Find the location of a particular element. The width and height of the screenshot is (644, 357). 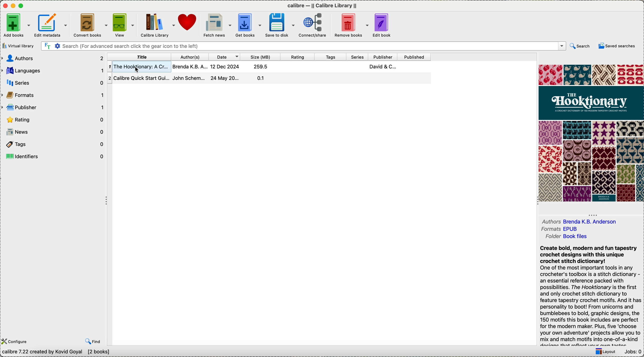

click on the hooktionary book is located at coordinates (270, 67).